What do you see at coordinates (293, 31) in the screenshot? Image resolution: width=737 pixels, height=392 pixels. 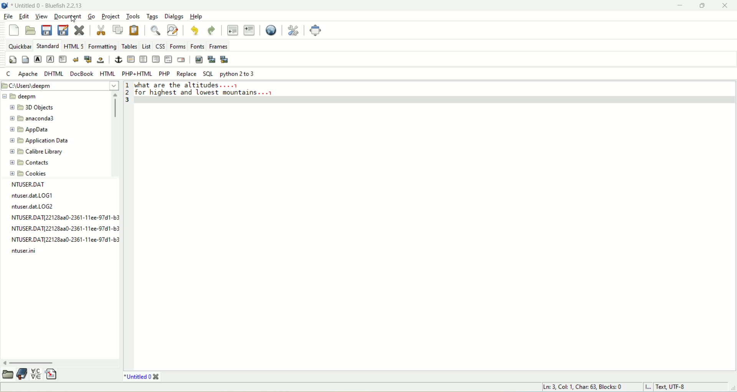 I see `edit preferences` at bounding box center [293, 31].